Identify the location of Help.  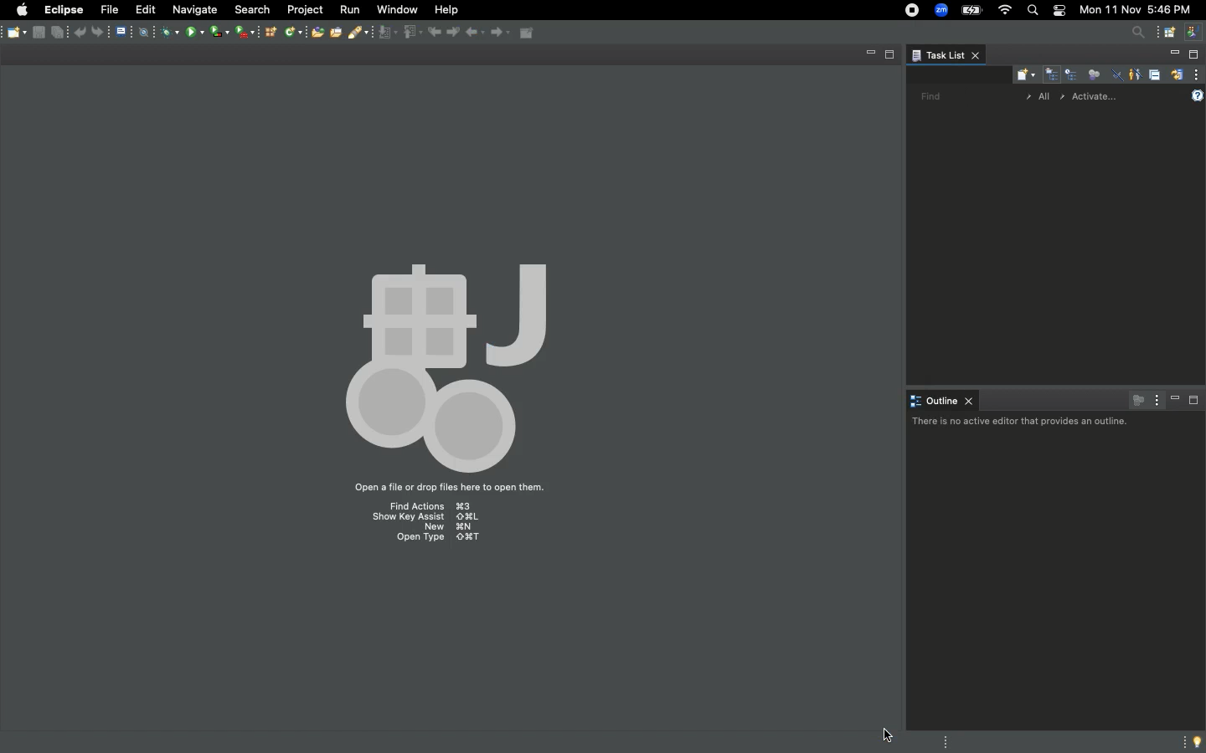
(446, 9).